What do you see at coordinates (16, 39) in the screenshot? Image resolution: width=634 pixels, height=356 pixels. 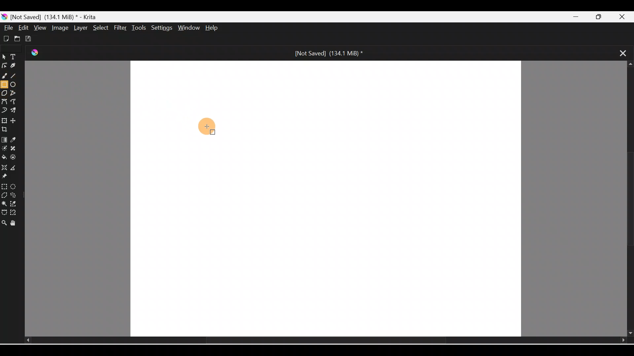 I see `Open existing document` at bounding box center [16, 39].